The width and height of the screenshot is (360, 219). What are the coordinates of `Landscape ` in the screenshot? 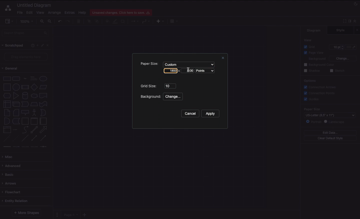 It's located at (335, 122).